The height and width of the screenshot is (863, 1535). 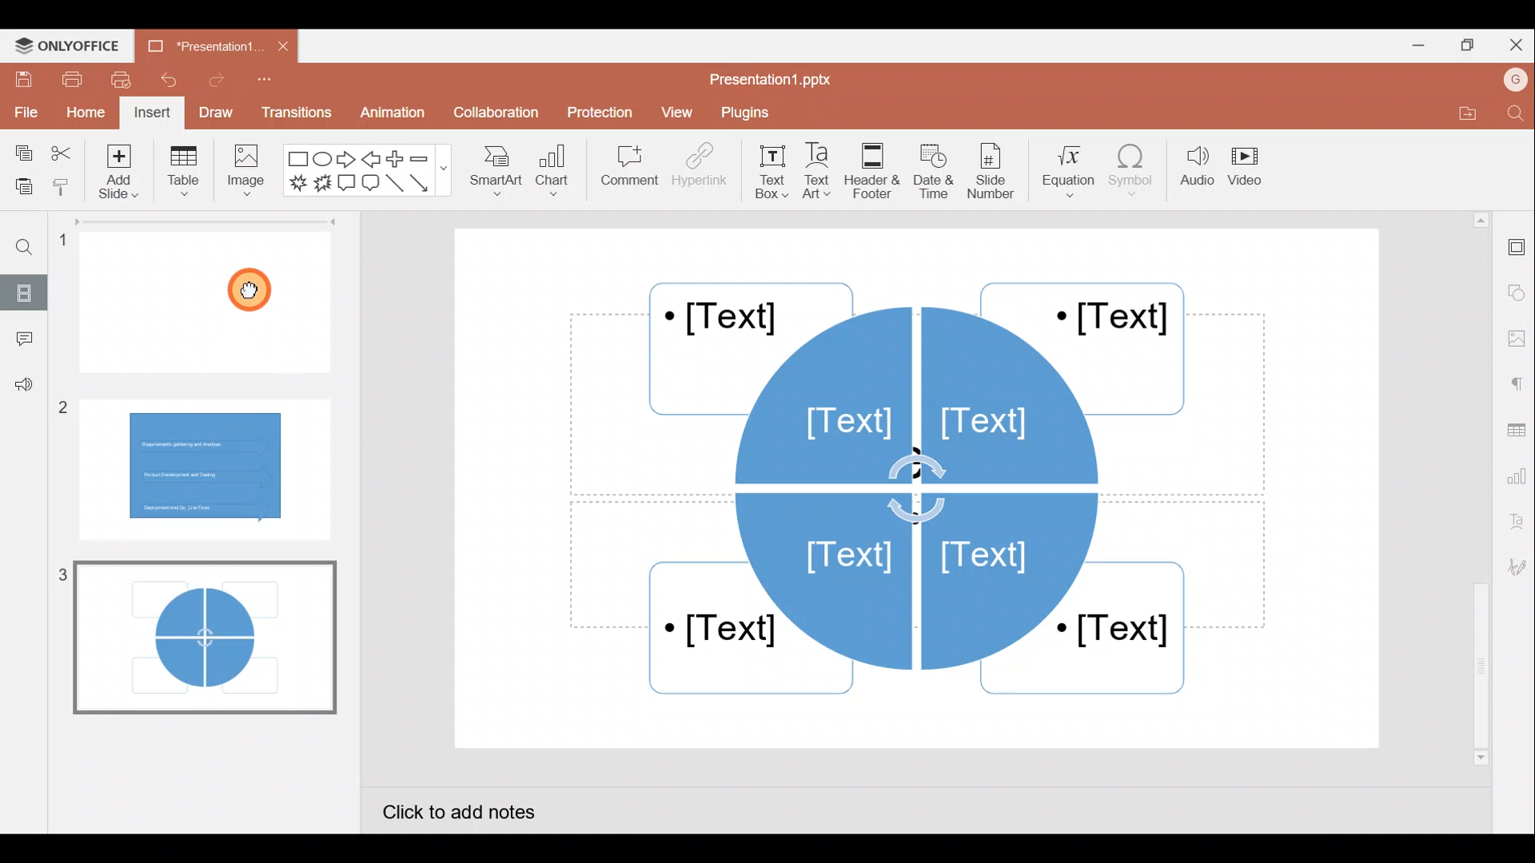 What do you see at coordinates (1413, 48) in the screenshot?
I see `Minimize` at bounding box center [1413, 48].